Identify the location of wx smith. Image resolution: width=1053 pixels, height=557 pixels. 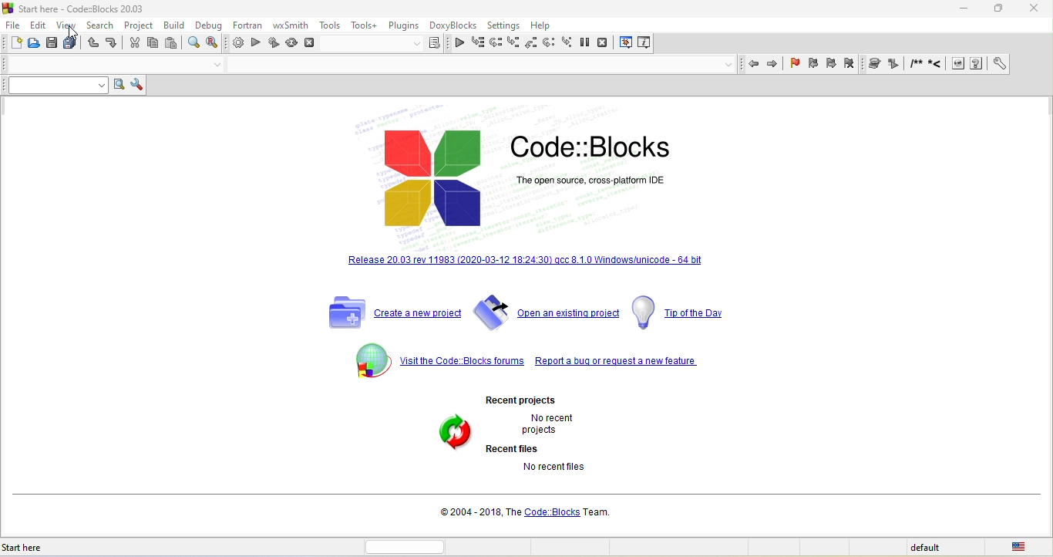
(289, 25).